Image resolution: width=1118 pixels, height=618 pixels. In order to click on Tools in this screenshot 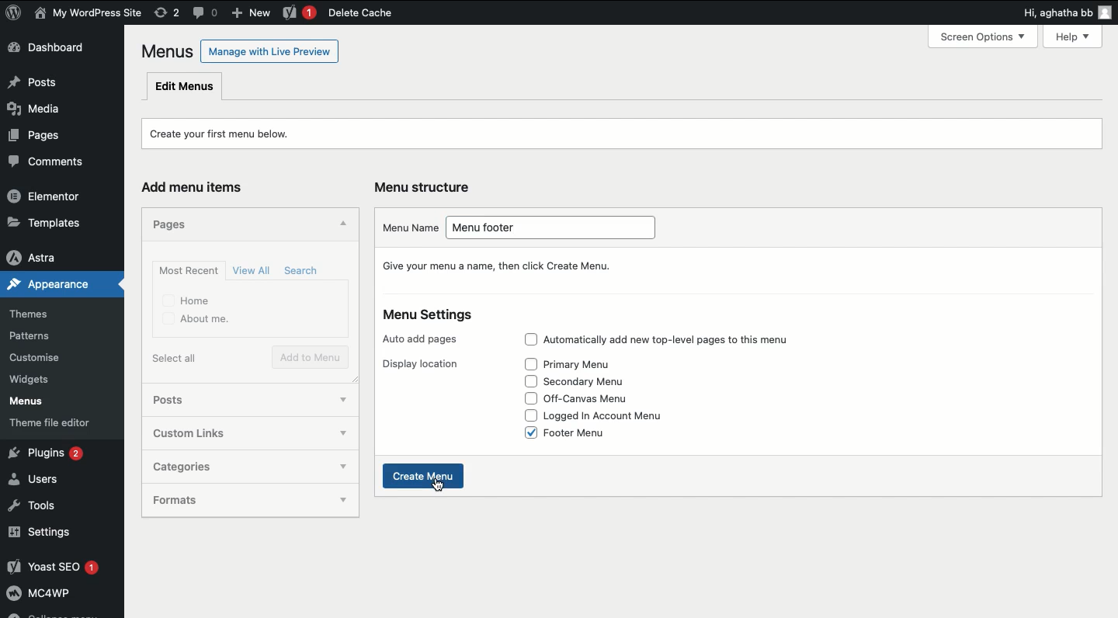, I will do `click(39, 506)`.